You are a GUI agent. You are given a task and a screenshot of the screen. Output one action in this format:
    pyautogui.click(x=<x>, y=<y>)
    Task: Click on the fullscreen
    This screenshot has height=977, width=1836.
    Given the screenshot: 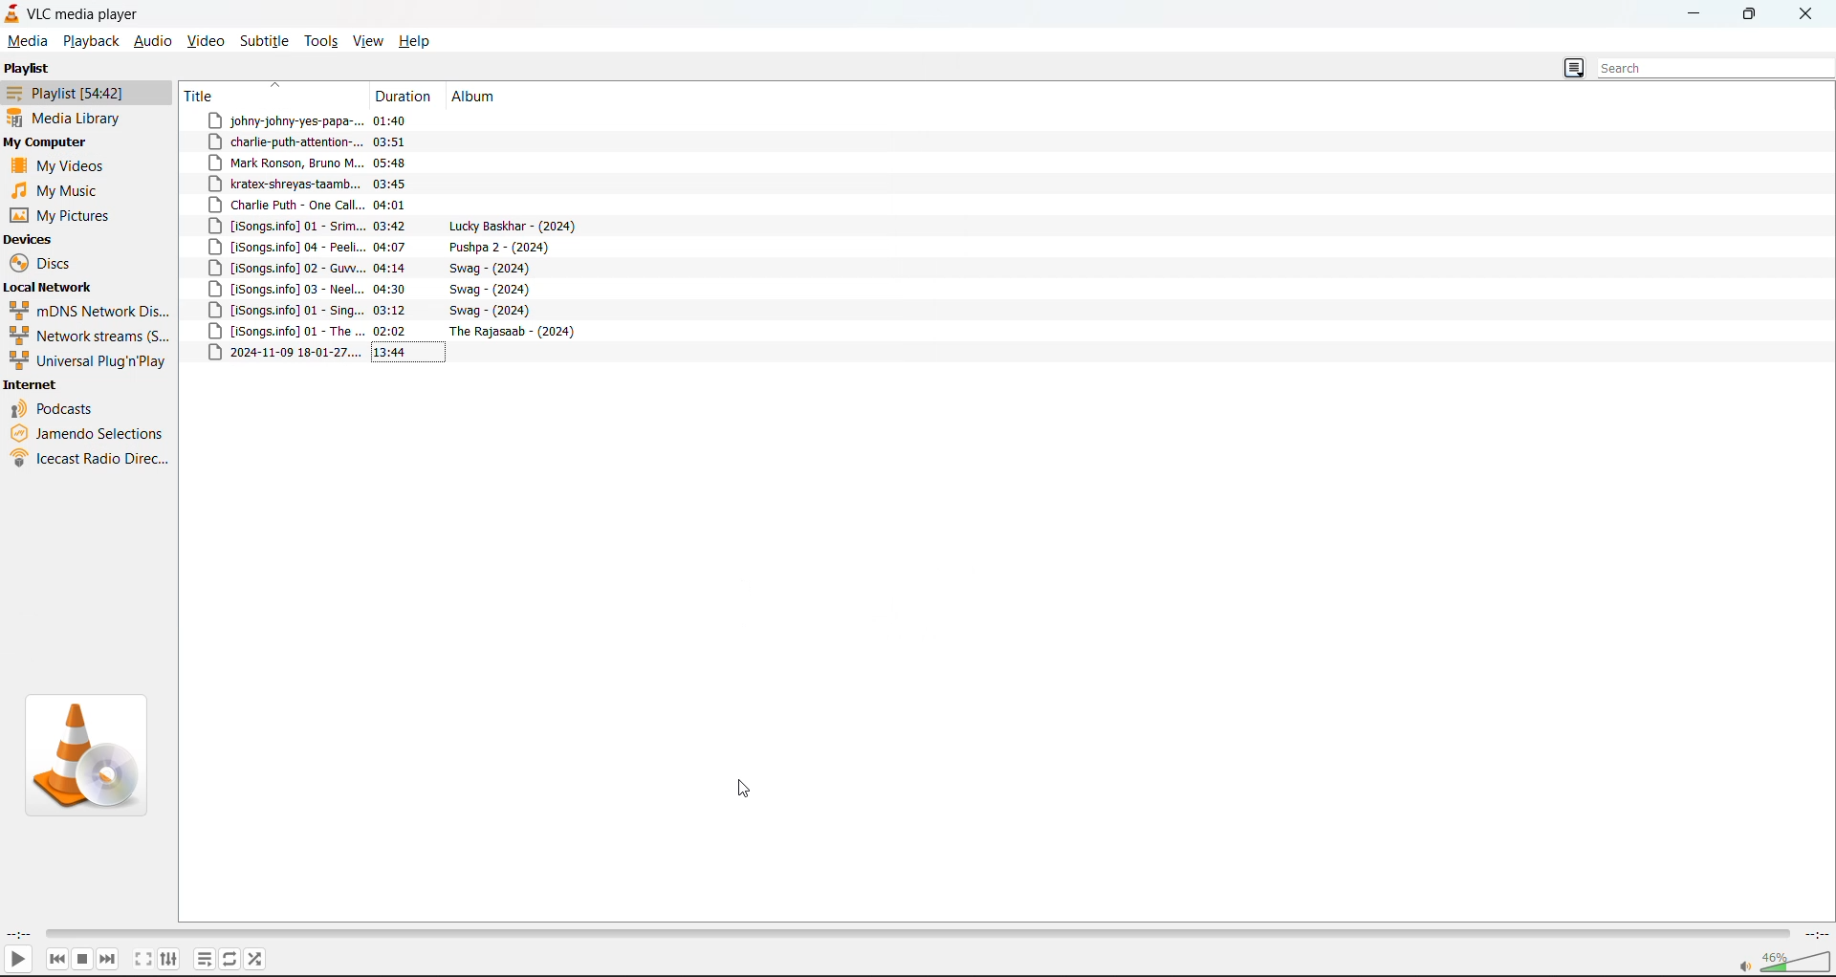 What is the action you would take?
    pyautogui.click(x=143, y=959)
    